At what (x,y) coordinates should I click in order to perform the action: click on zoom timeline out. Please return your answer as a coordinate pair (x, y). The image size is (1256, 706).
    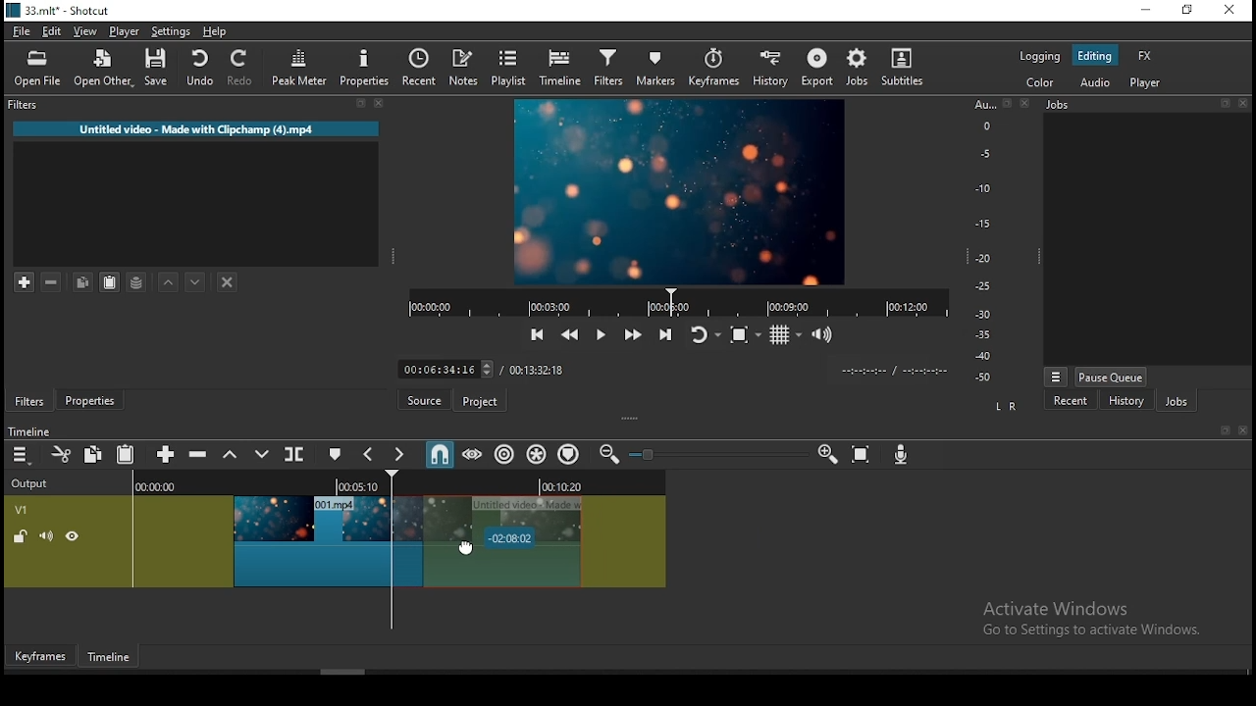
    Looking at the image, I should click on (606, 455).